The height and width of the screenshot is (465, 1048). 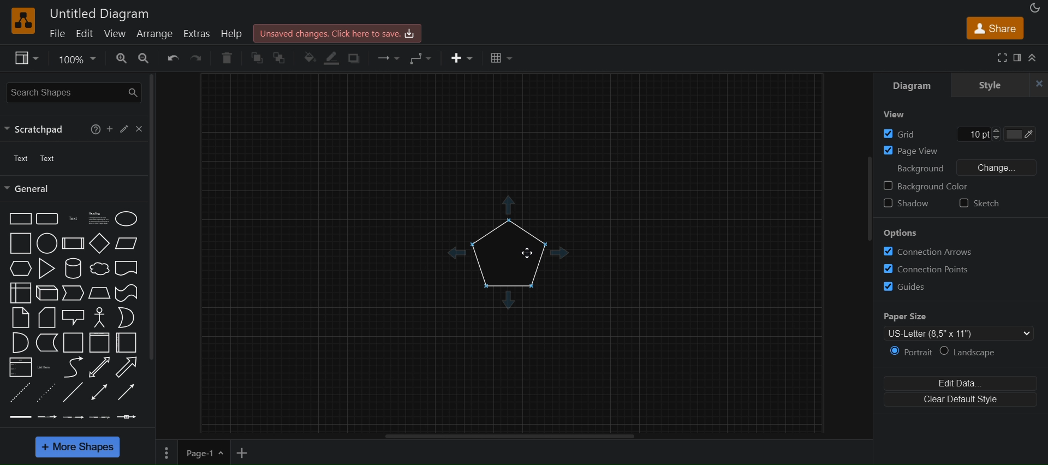 I want to click on Line, so click(x=73, y=392).